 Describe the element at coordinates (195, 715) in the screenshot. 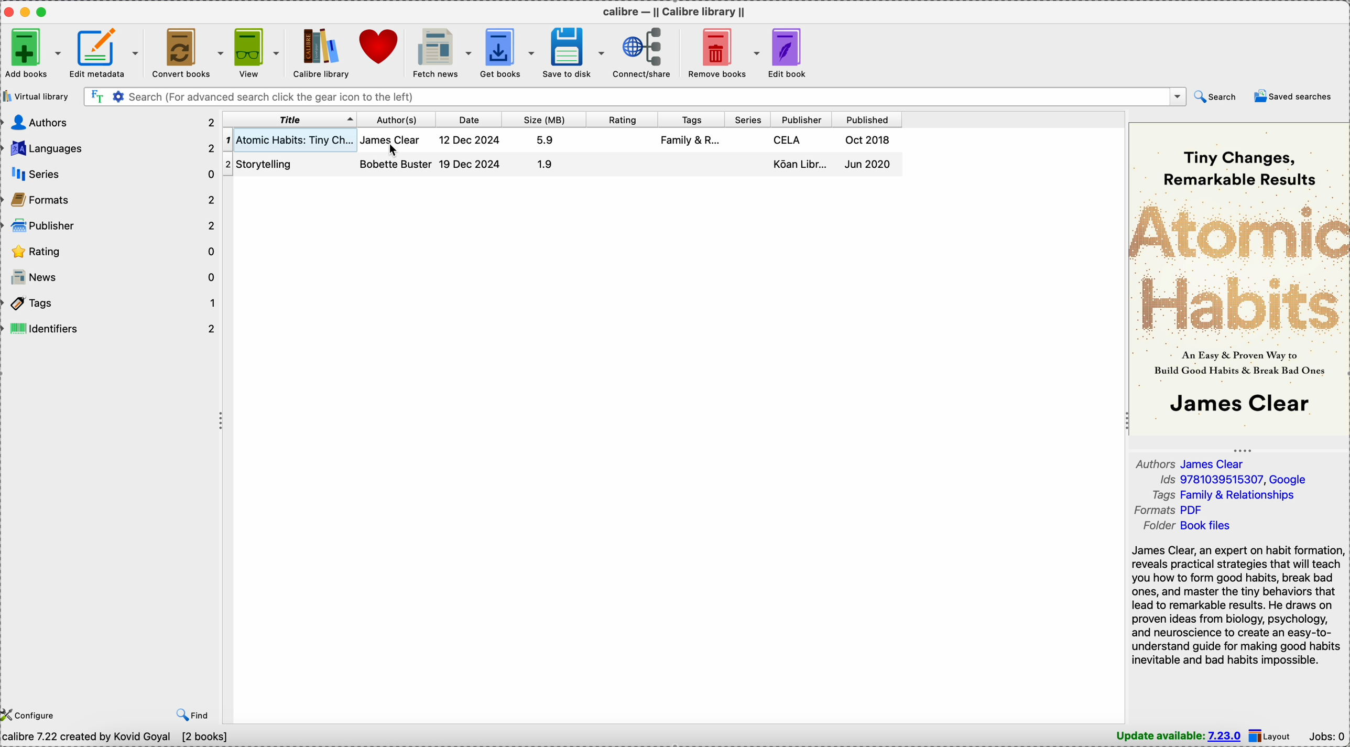

I see `find` at that location.